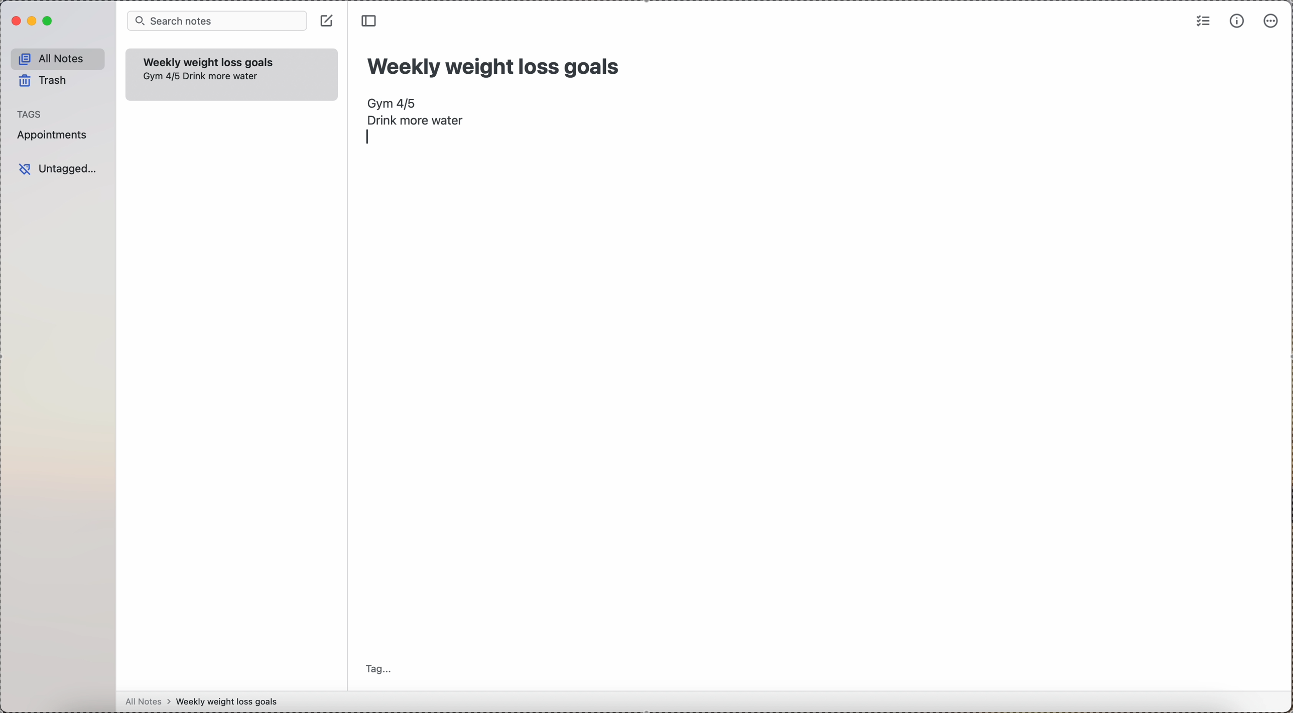 The width and height of the screenshot is (1293, 713). Describe the element at coordinates (16, 21) in the screenshot. I see `close Simplenote` at that location.